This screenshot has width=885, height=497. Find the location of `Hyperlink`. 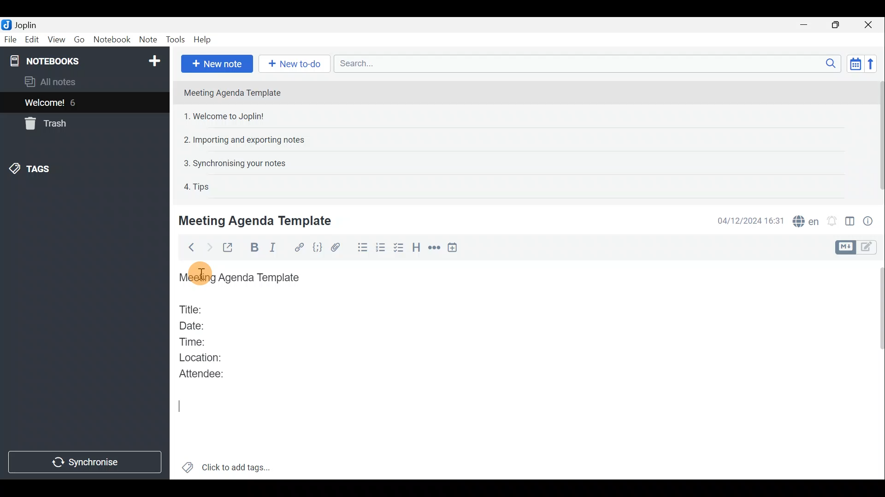

Hyperlink is located at coordinates (300, 247).